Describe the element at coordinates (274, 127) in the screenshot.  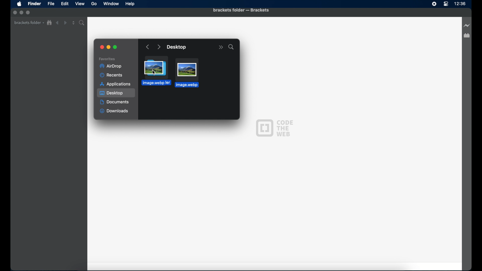
I see `code the web` at that location.